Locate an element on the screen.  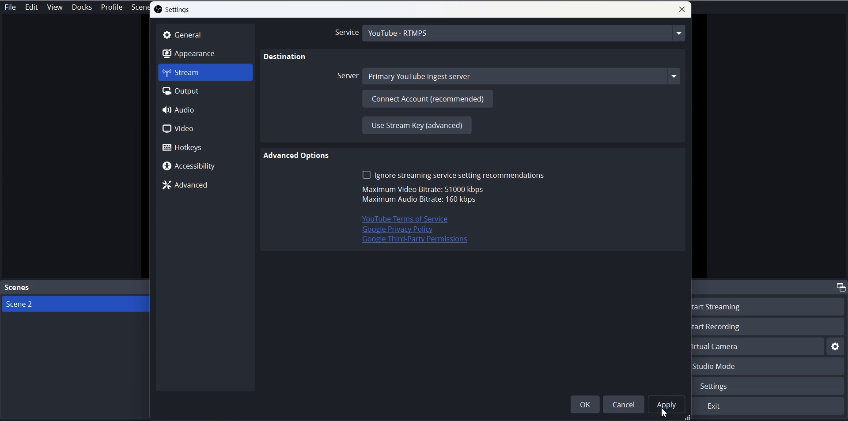
Settings is located at coordinates (770, 386).